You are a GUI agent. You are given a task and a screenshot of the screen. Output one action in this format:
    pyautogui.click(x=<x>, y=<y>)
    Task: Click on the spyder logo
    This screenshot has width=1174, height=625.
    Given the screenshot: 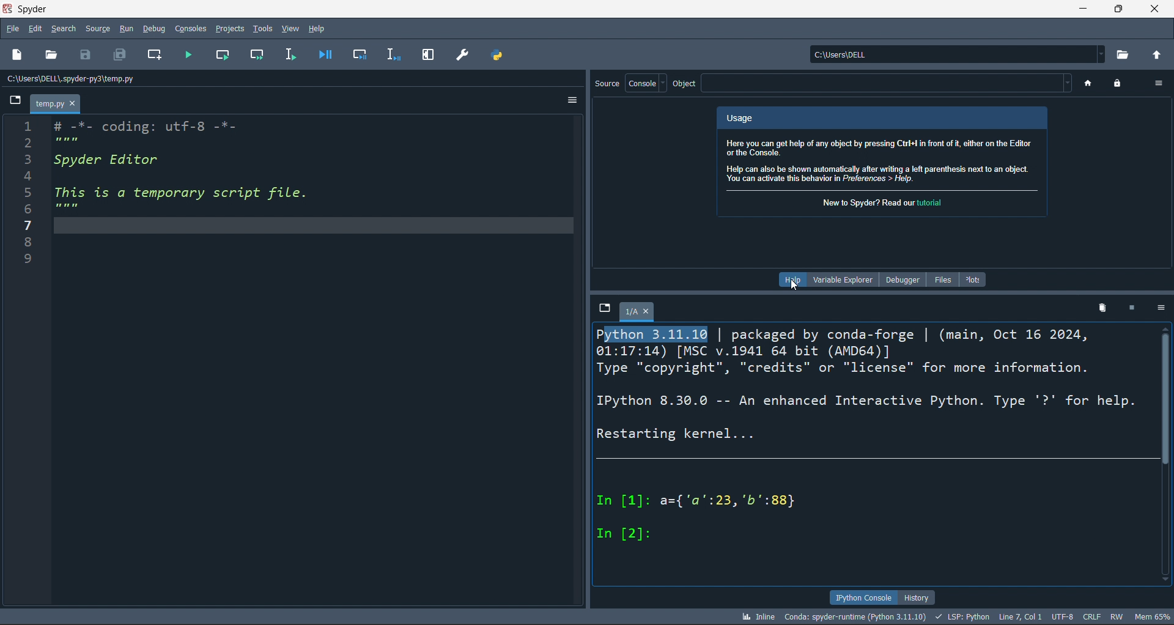 What is the action you would take?
    pyautogui.click(x=8, y=9)
    